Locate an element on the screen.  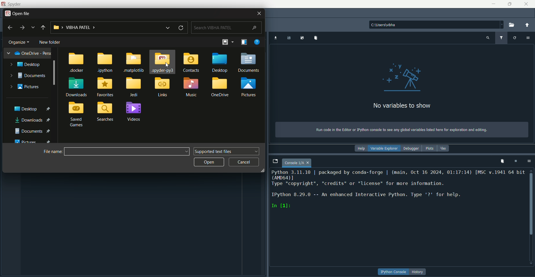
save data is located at coordinates (290, 38).